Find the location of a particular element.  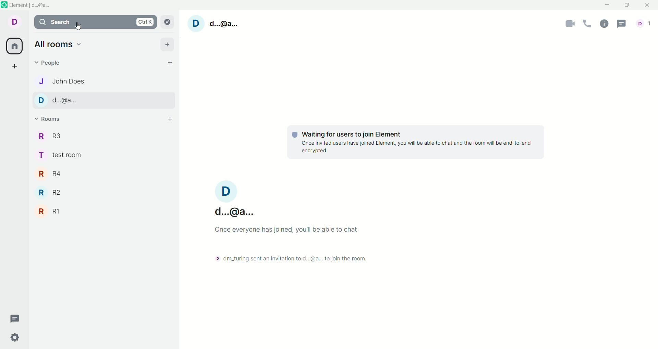

people is located at coordinates (50, 63).